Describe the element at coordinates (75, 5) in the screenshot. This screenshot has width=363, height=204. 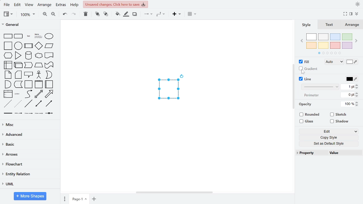
I see `help` at that location.